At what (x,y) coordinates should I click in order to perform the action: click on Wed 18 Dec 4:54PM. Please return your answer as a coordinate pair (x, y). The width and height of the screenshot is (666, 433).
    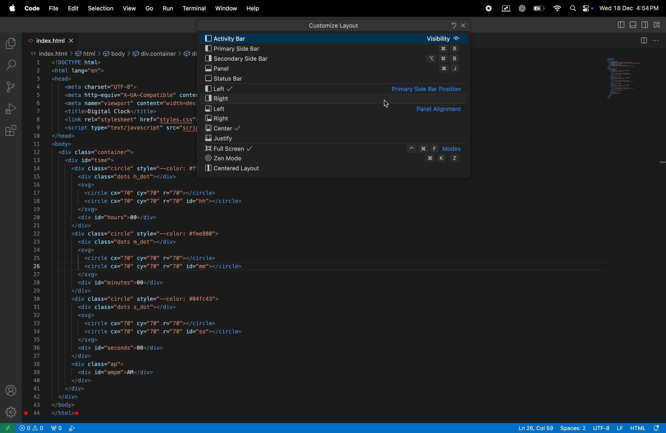
    Looking at the image, I should click on (630, 8).